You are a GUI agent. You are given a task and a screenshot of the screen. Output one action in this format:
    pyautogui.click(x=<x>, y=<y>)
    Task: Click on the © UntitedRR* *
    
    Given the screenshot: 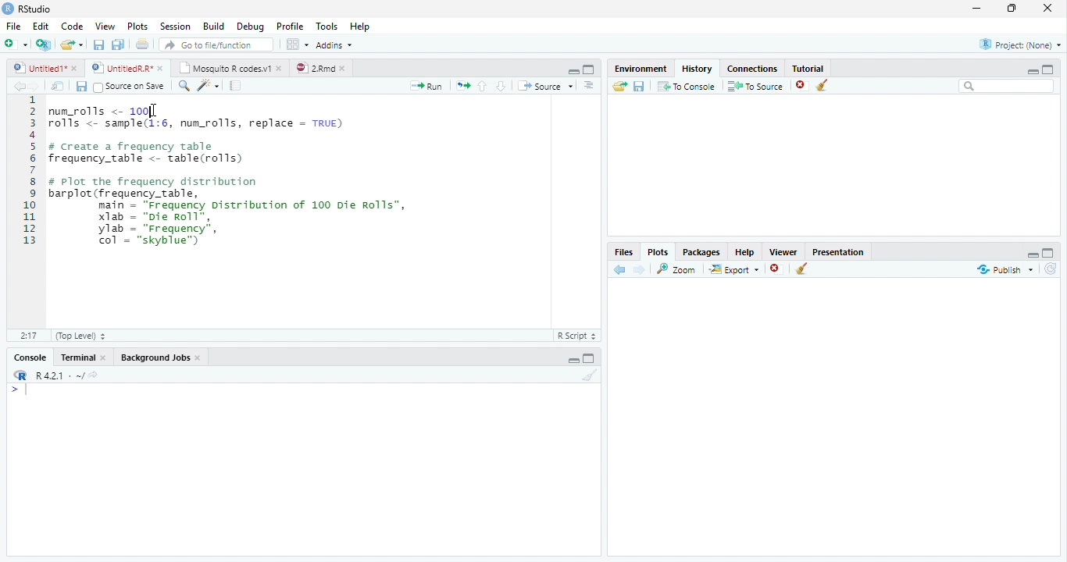 What is the action you would take?
    pyautogui.click(x=129, y=68)
    